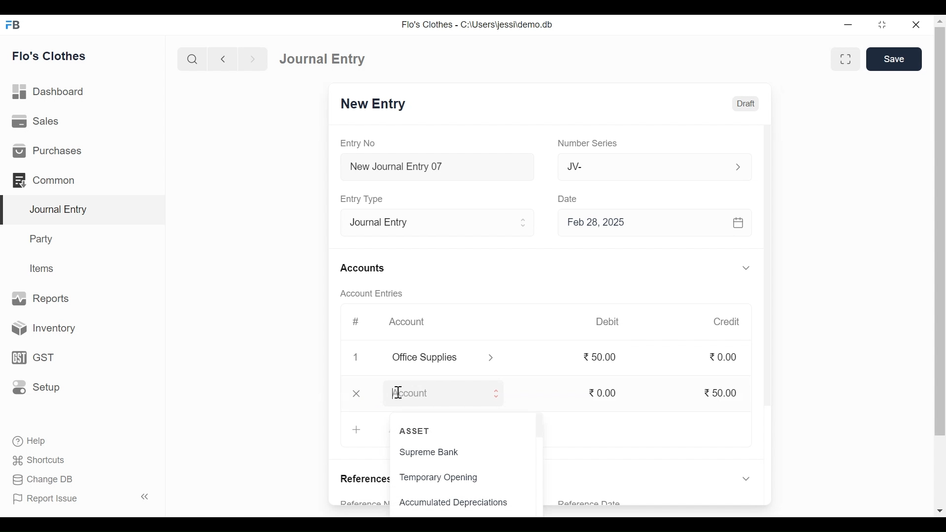 The height and width of the screenshot is (532, 946). Describe the element at coordinates (423, 222) in the screenshot. I see `Entry Type` at that location.